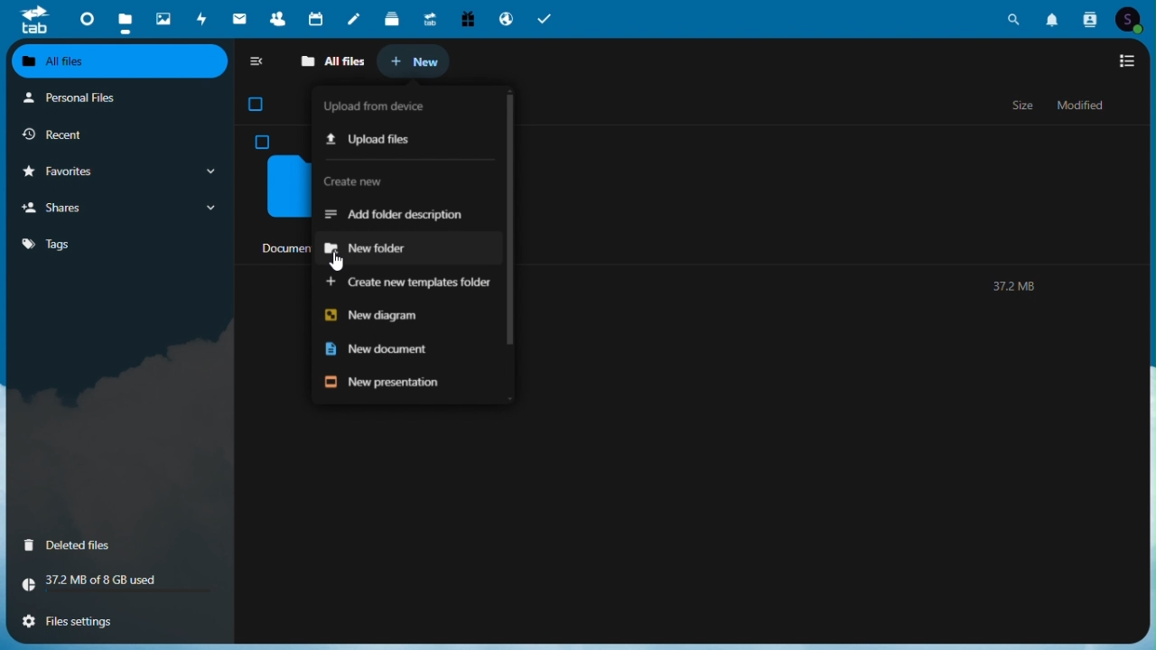 Image resolution: width=1156 pixels, height=650 pixels. Describe the element at coordinates (507, 17) in the screenshot. I see `Email hosting` at that location.